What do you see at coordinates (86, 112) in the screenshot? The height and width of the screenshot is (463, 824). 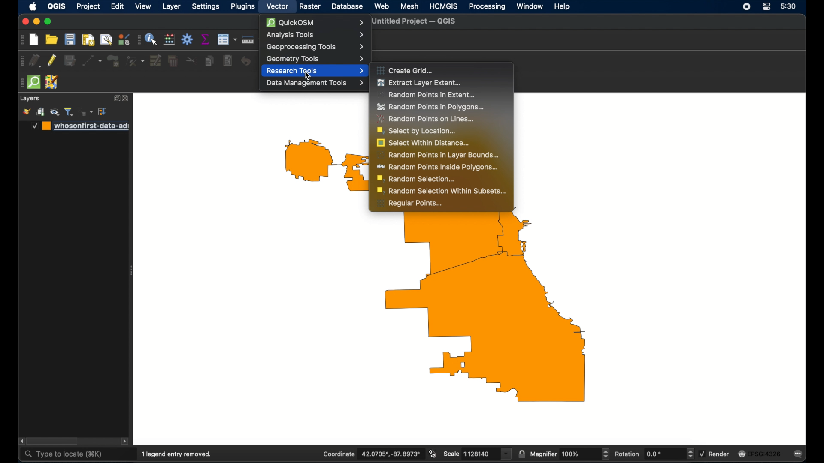 I see `filter legend by expression` at bounding box center [86, 112].